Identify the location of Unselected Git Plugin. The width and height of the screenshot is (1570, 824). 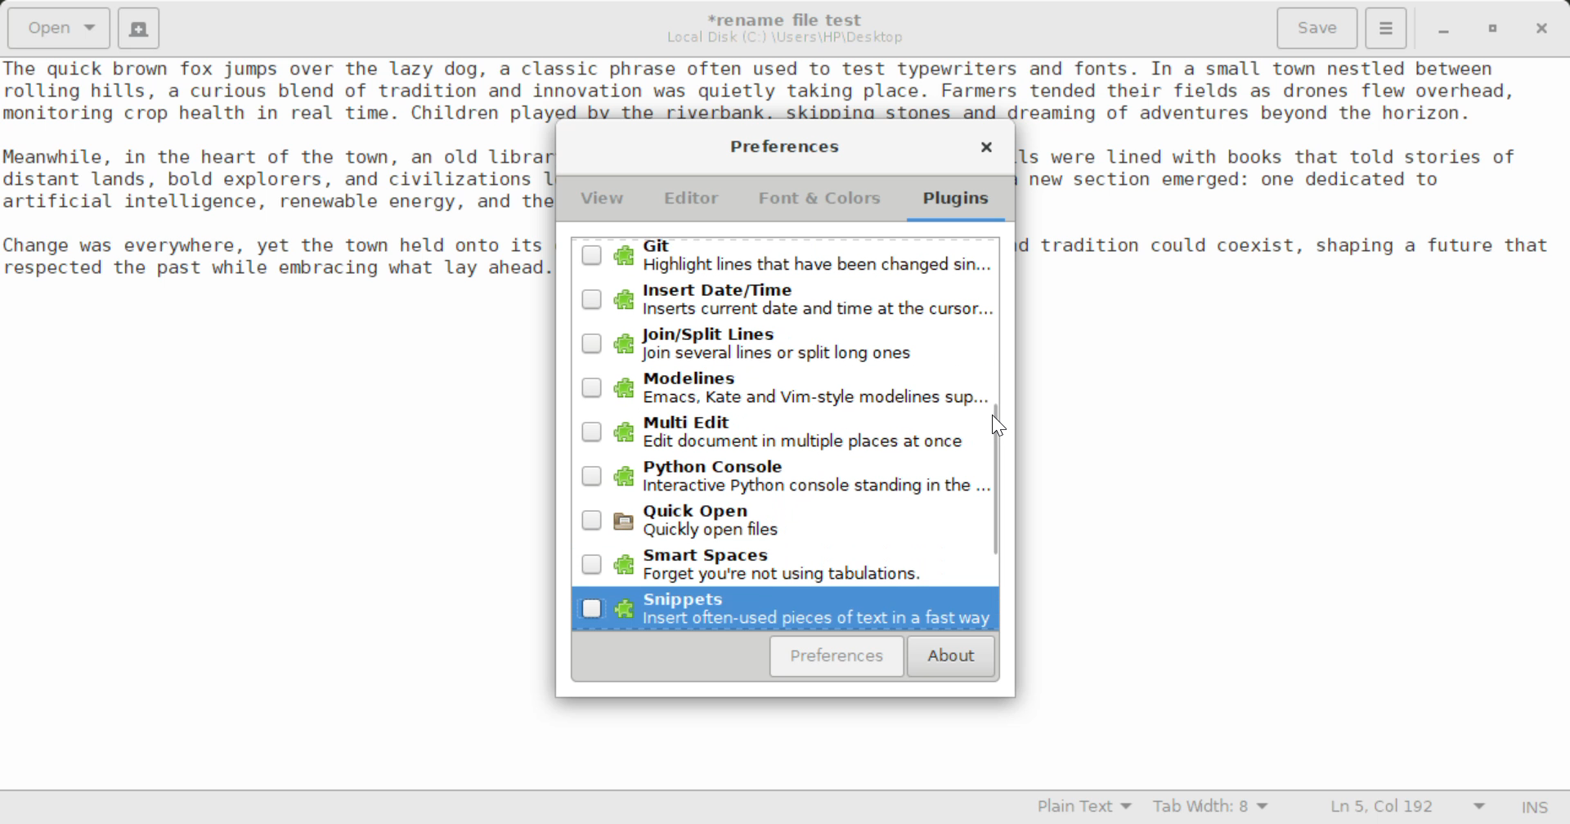
(785, 259).